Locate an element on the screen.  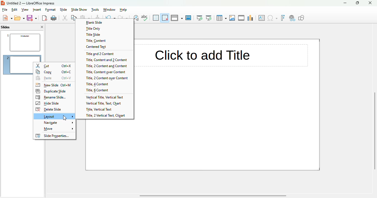
insert special characters is located at coordinates (272, 18).